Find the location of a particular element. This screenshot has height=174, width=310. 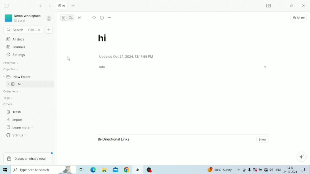

Collections is located at coordinates (11, 92).